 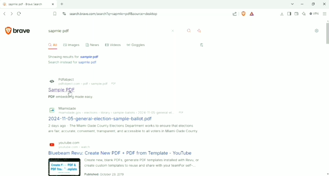 What do you see at coordinates (122, 112) in the screenshot?
I see `miamidade.gov > elections > library > sample-ballots > 2024-11-05 general-el.....pdf` at bounding box center [122, 112].